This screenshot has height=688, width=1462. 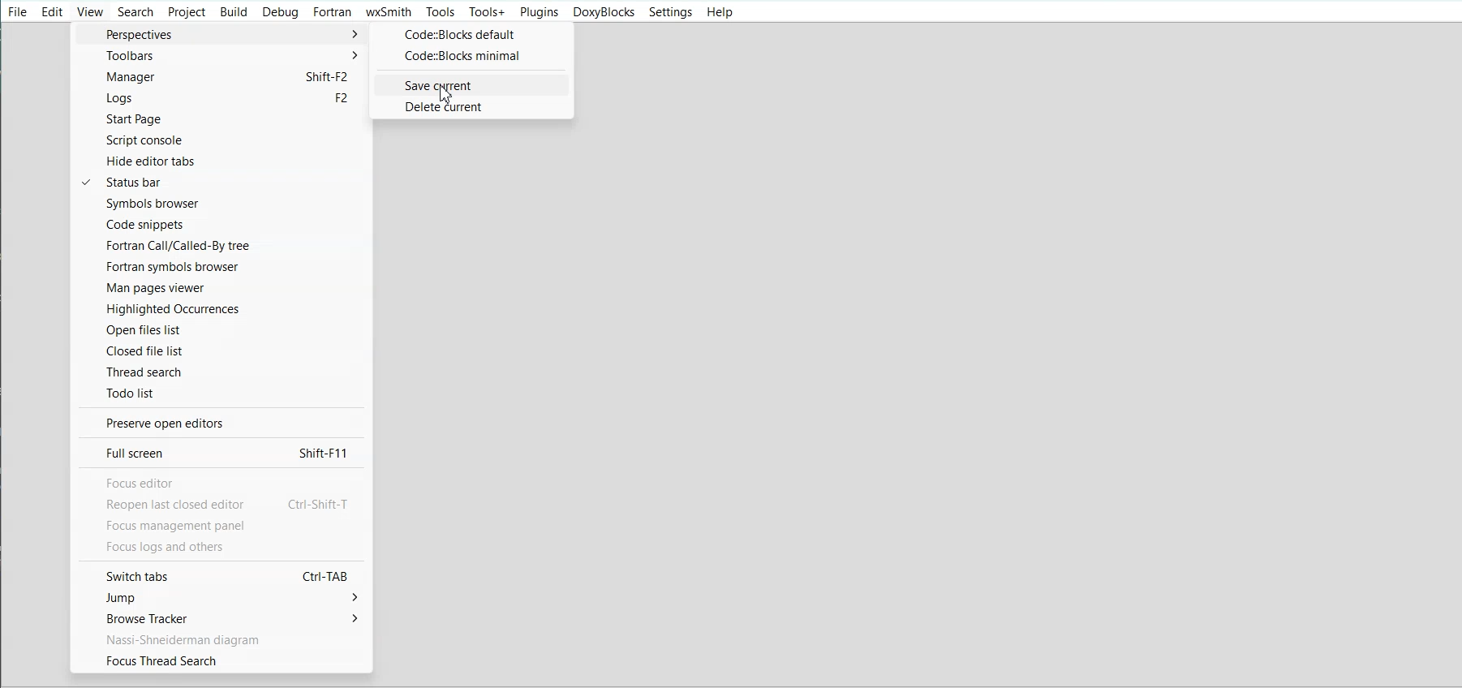 What do you see at coordinates (440, 11) in the screenshot?
I see `Tools` at bounding box center [440, 11].